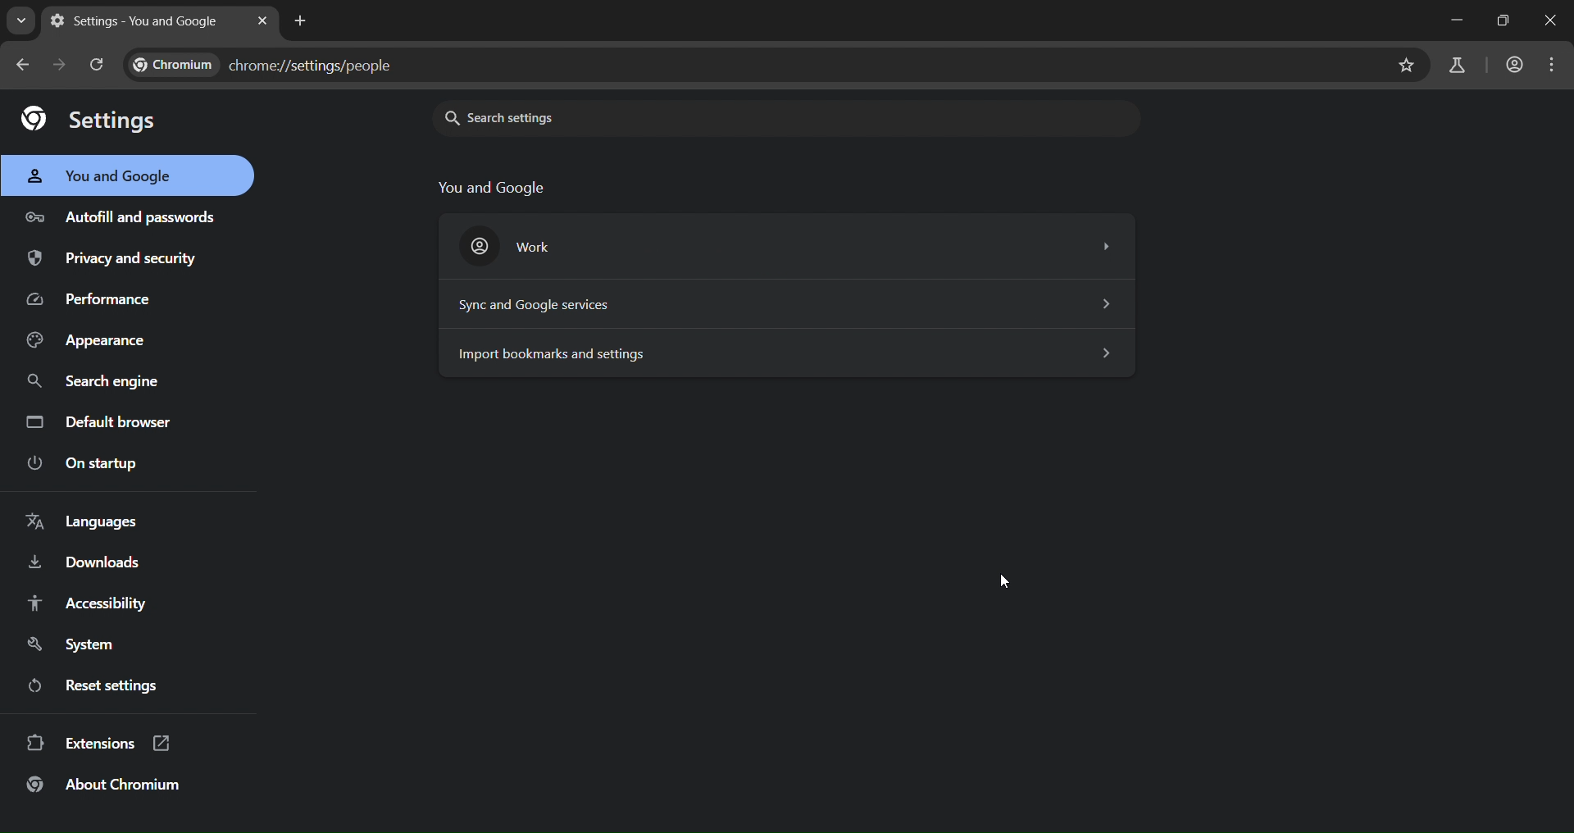  I want to click on close, so click(1551, 20).